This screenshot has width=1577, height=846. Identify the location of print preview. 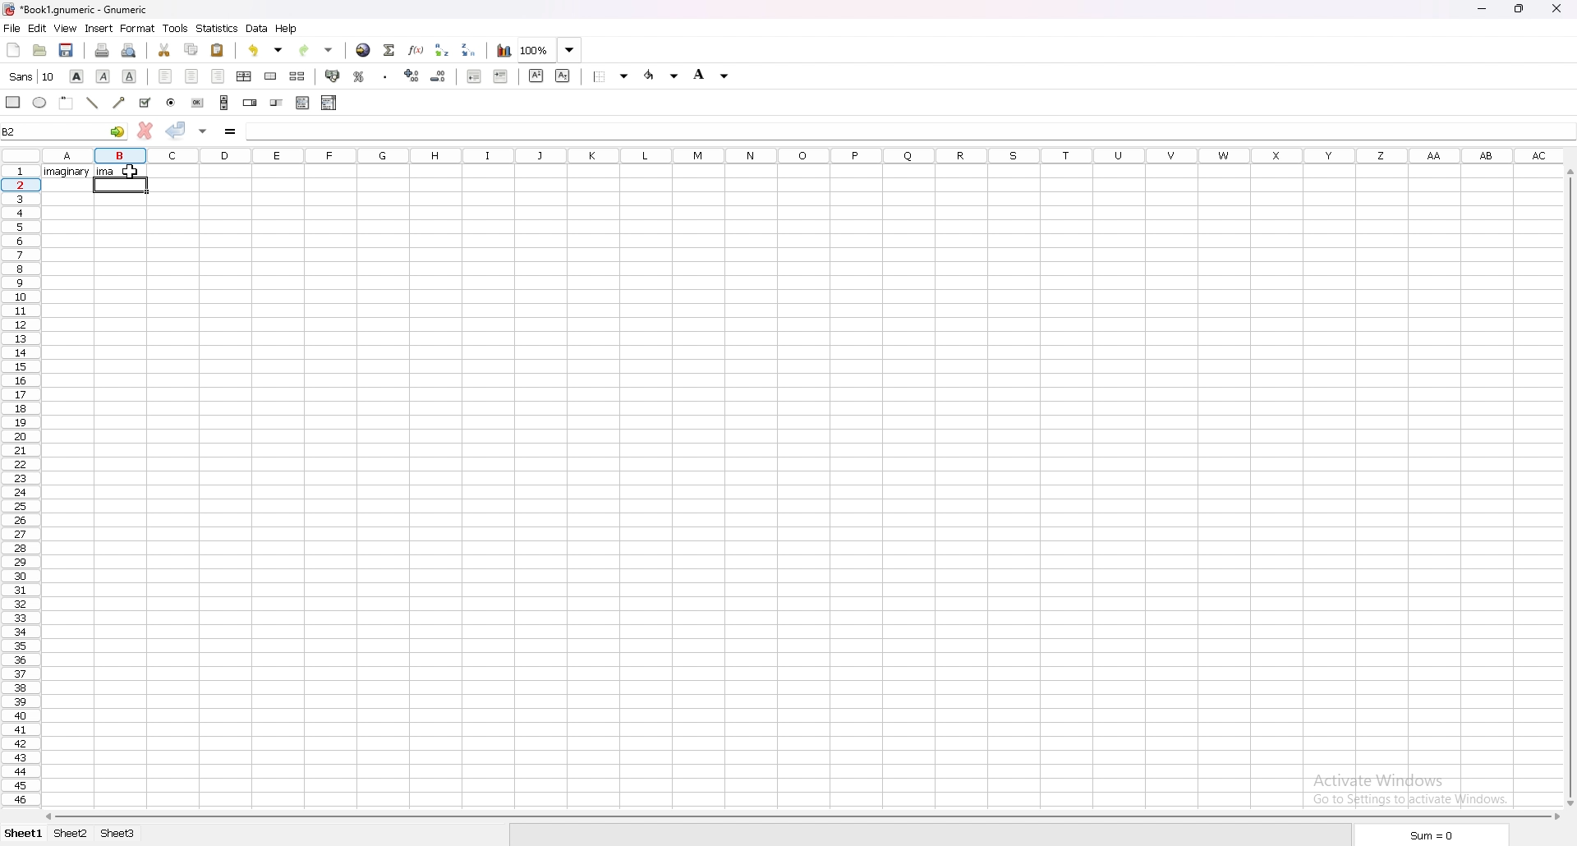
(131, 51).